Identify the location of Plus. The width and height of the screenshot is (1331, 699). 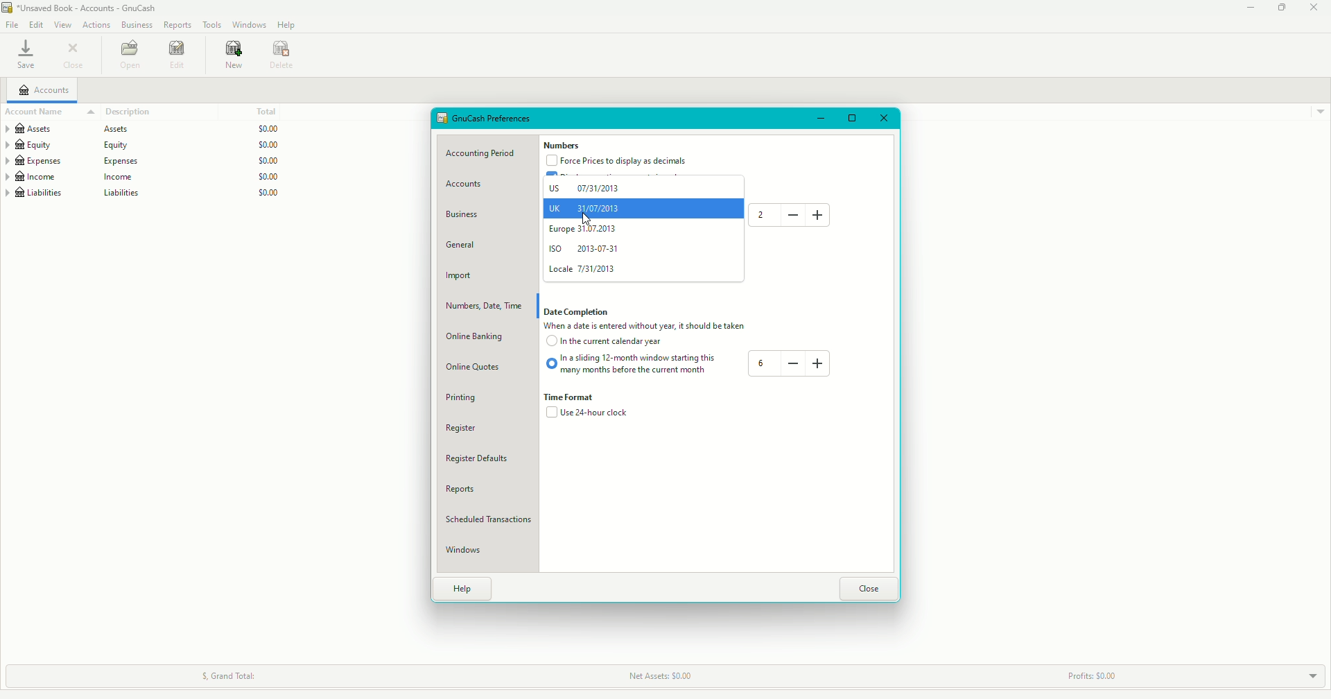
(818, 361).